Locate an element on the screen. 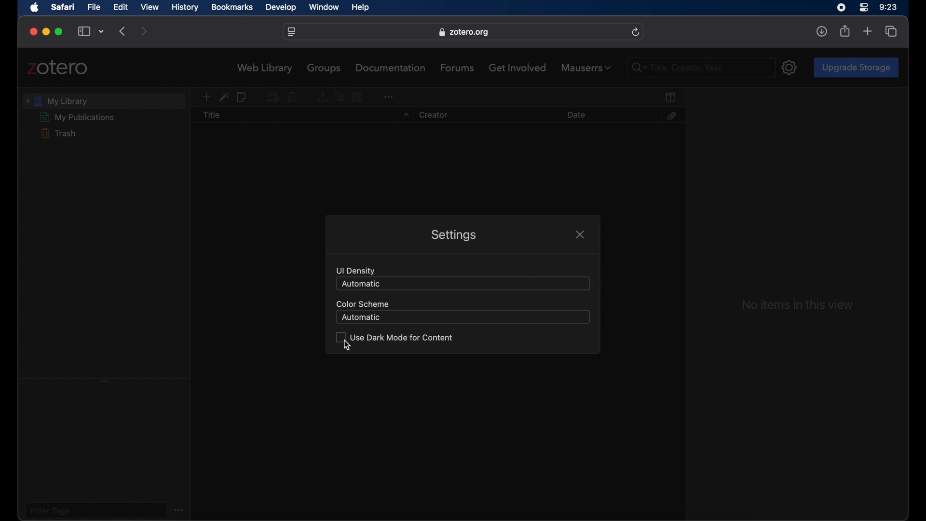  add by identifier is located at coordinates (224, 97).